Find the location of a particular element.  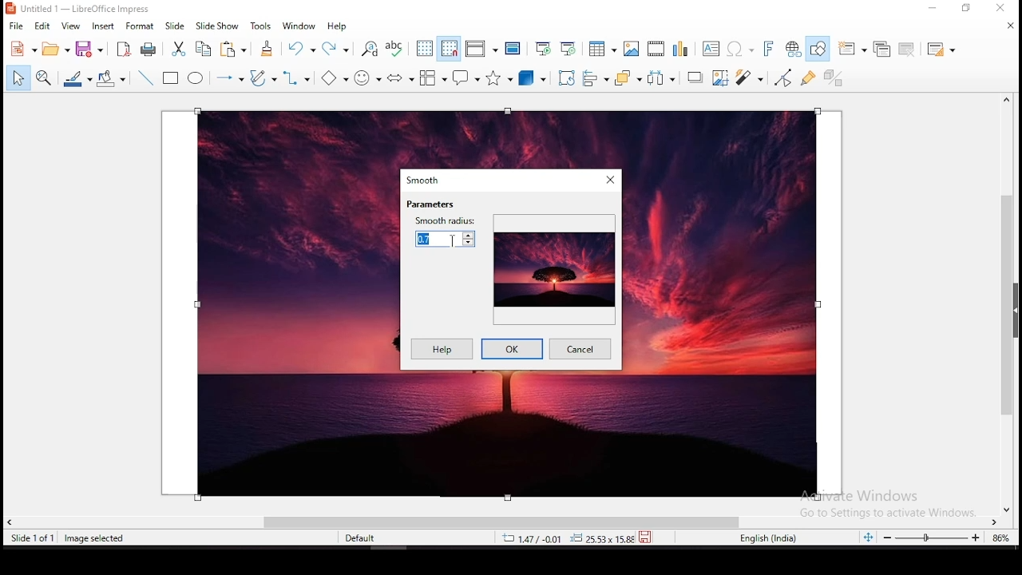

save is located at coordinates (89, 48).